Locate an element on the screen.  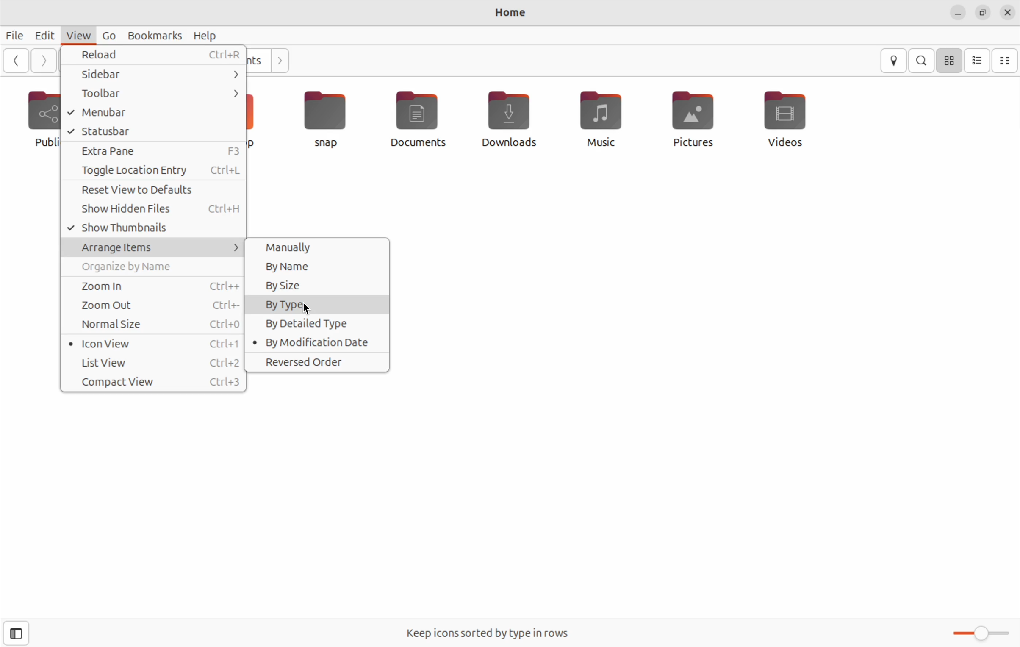
location is located at coordinates (892, 61).